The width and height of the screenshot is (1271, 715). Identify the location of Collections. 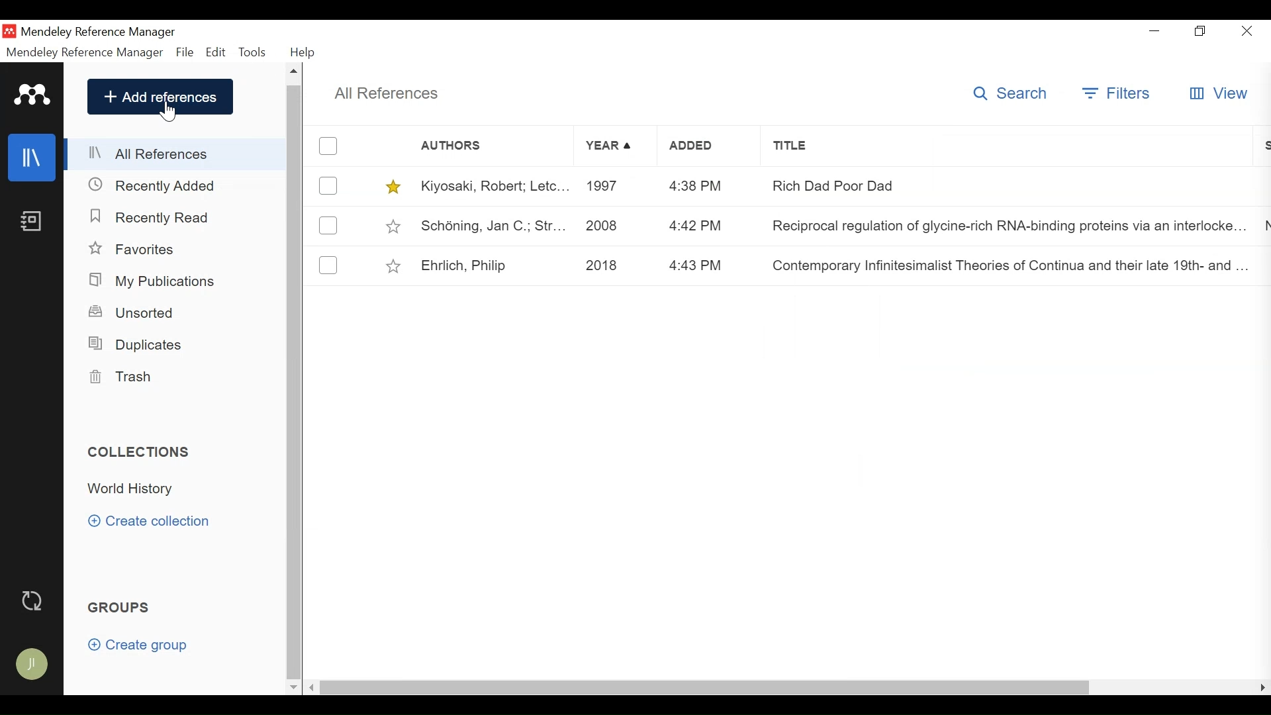
(140, 452).